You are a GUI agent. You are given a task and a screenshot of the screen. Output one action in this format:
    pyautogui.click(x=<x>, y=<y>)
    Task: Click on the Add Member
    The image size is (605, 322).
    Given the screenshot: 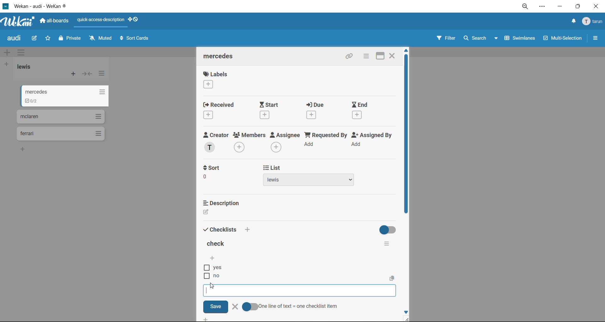 What is the action you would take?
    pyautogui.click(x=240, y=148)
    